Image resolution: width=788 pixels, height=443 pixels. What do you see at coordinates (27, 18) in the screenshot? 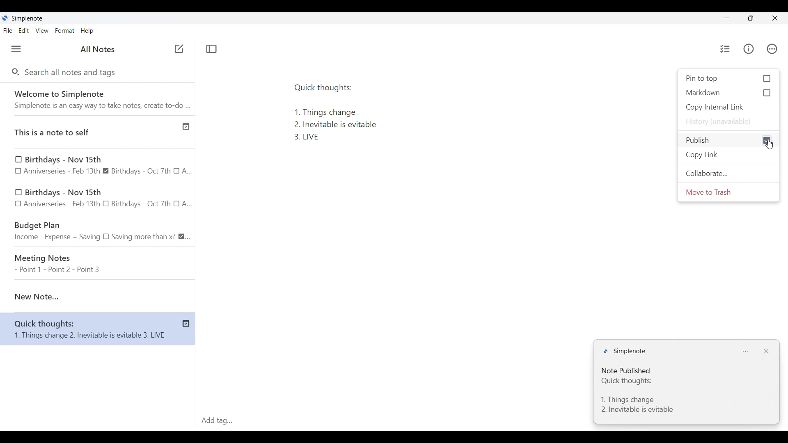
I see `Software name` at bounding box center [27, 18].